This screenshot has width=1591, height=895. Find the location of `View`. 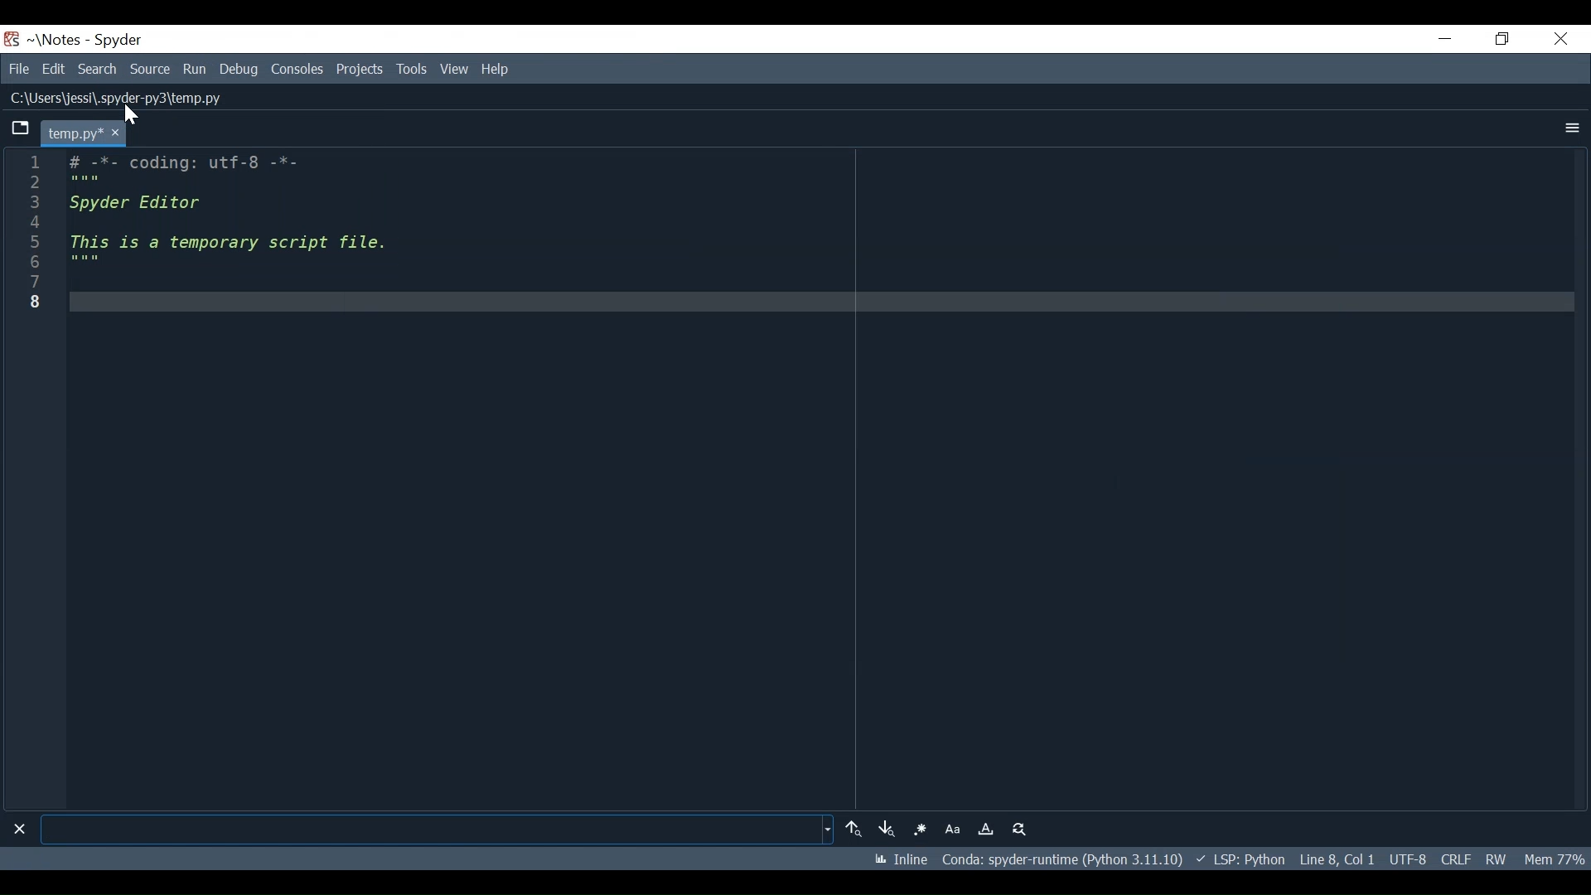

View is located at coordinates (453, 68).